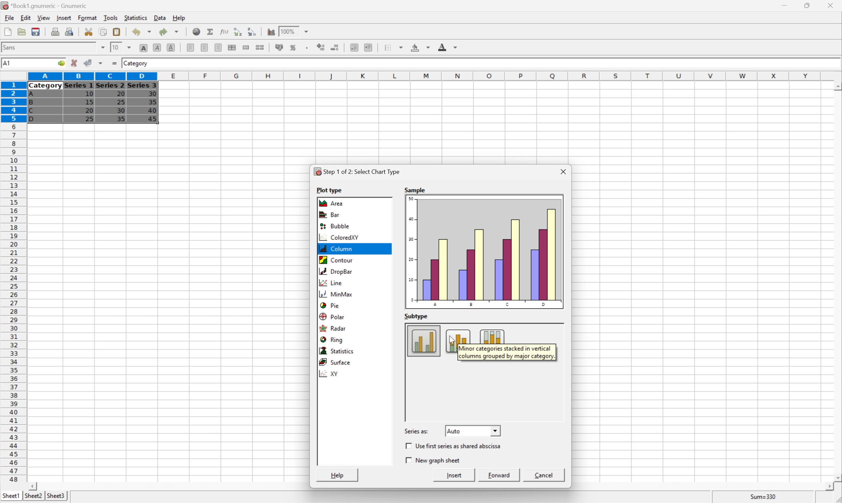 The width and height of the screenshot is (842, 503). I want to click on Drop Down, so click(103, 47).